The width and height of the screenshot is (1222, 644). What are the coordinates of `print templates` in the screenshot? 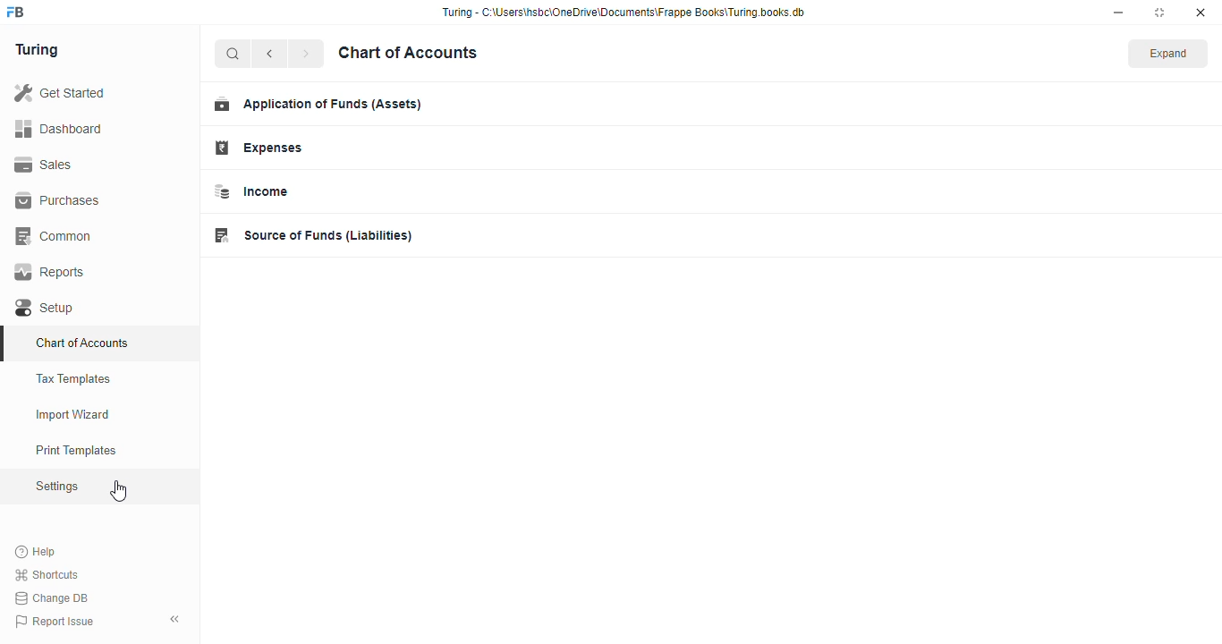 It's located at (76, 450).